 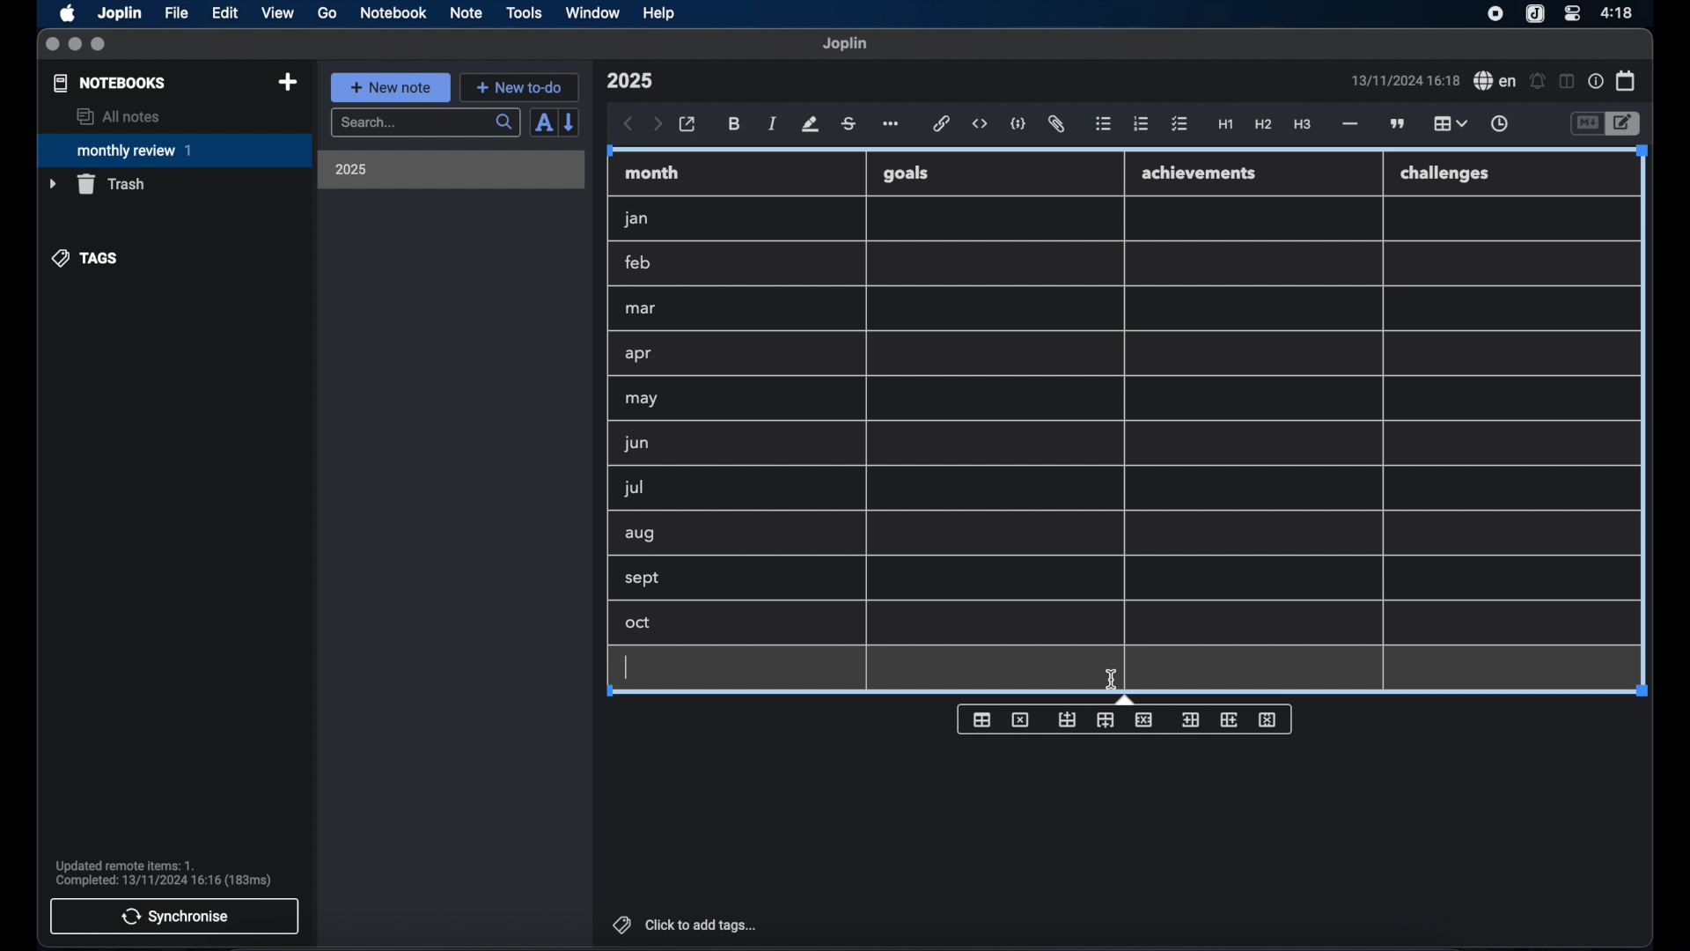 I want to click on insert table, so click(x=981, y=719).